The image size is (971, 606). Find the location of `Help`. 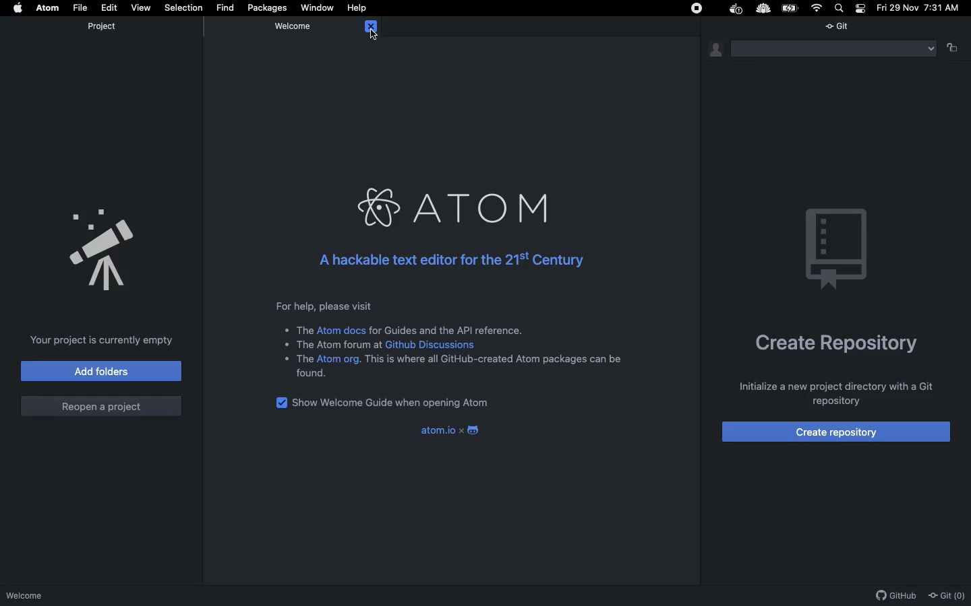

Help is located at coordinates (359, 8).